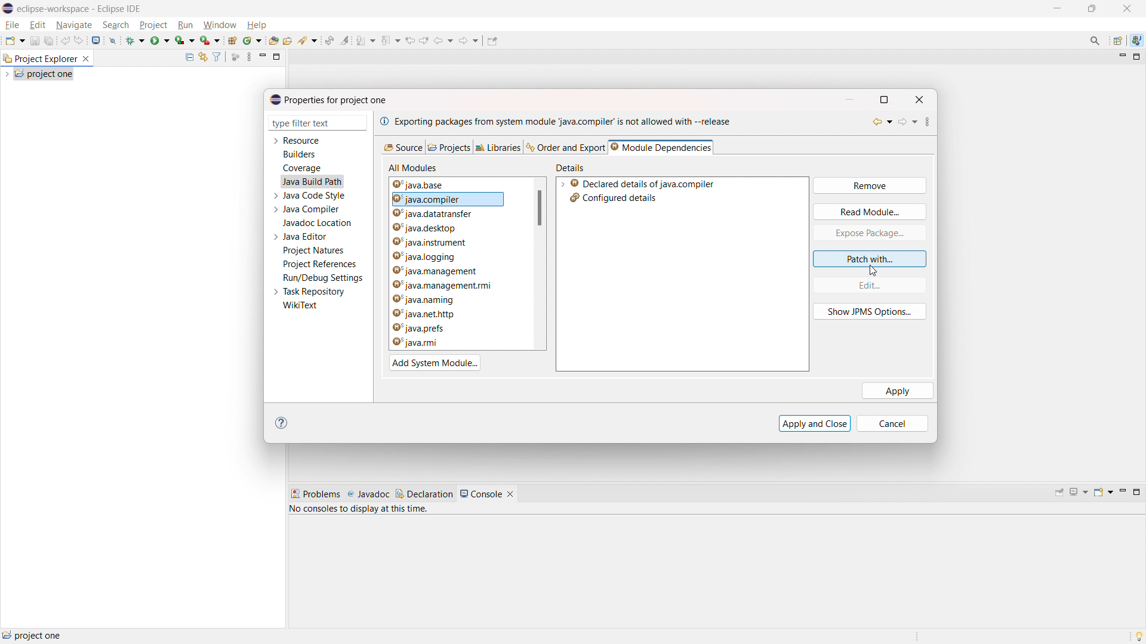 The image size is (1146, 644). Describe the element at coordinates (438, 343) in the screenshot. I see `java.rmi` at that location.